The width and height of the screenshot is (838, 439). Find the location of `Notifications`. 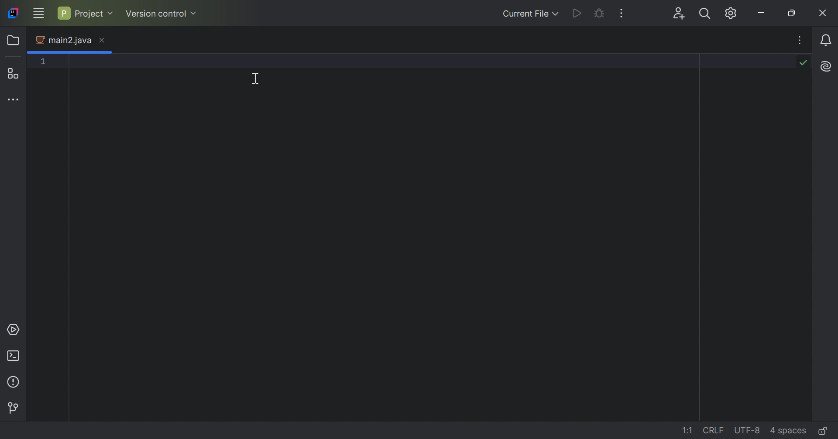

Notifications is located at coordinates (828, 41).